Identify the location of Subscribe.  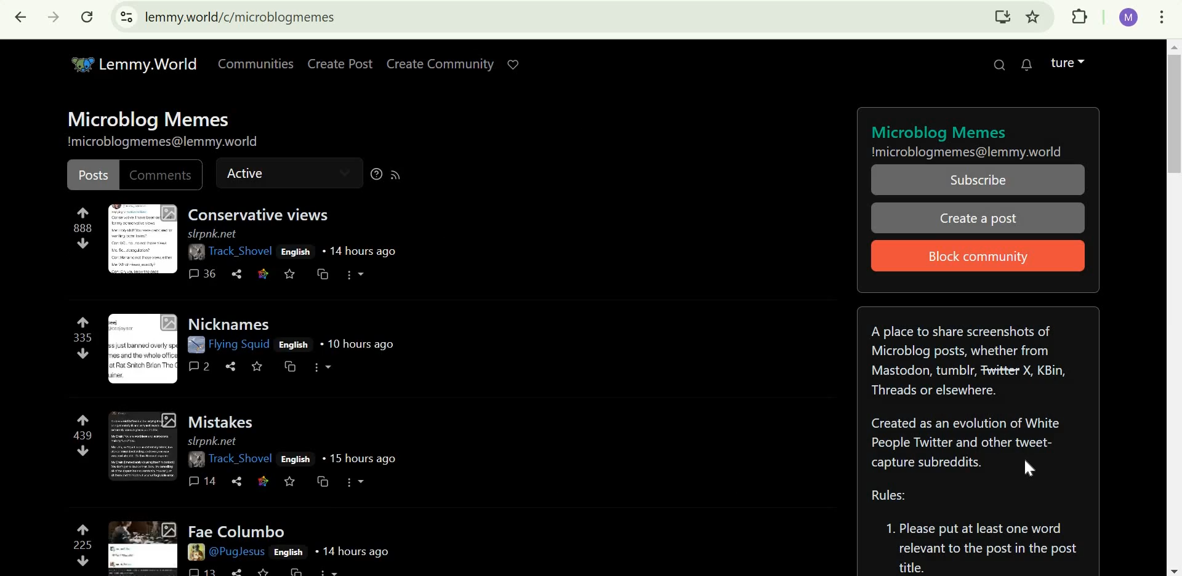
(982, 180).